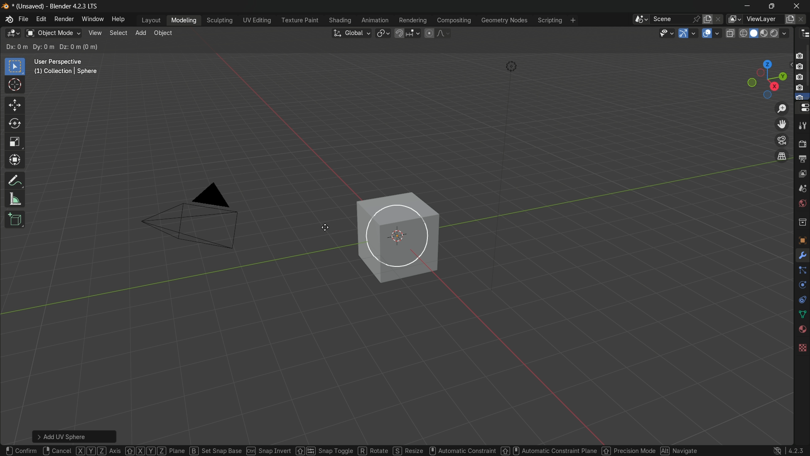  I want to click on Snap Invert, so click(268, 449).